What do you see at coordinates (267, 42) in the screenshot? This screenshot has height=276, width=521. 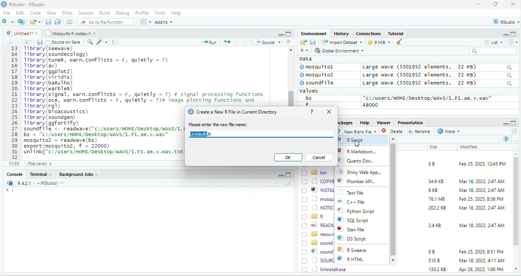 I see `+ Source +` at bounding box center [267, 42].